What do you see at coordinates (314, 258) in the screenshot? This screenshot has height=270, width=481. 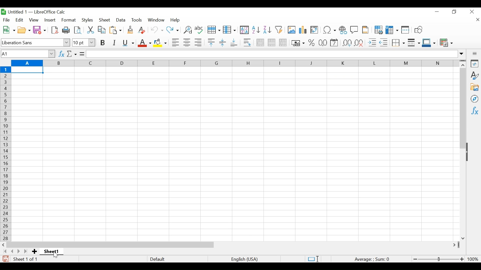 I see `Standard Selection` at bounding box center [314, 258].